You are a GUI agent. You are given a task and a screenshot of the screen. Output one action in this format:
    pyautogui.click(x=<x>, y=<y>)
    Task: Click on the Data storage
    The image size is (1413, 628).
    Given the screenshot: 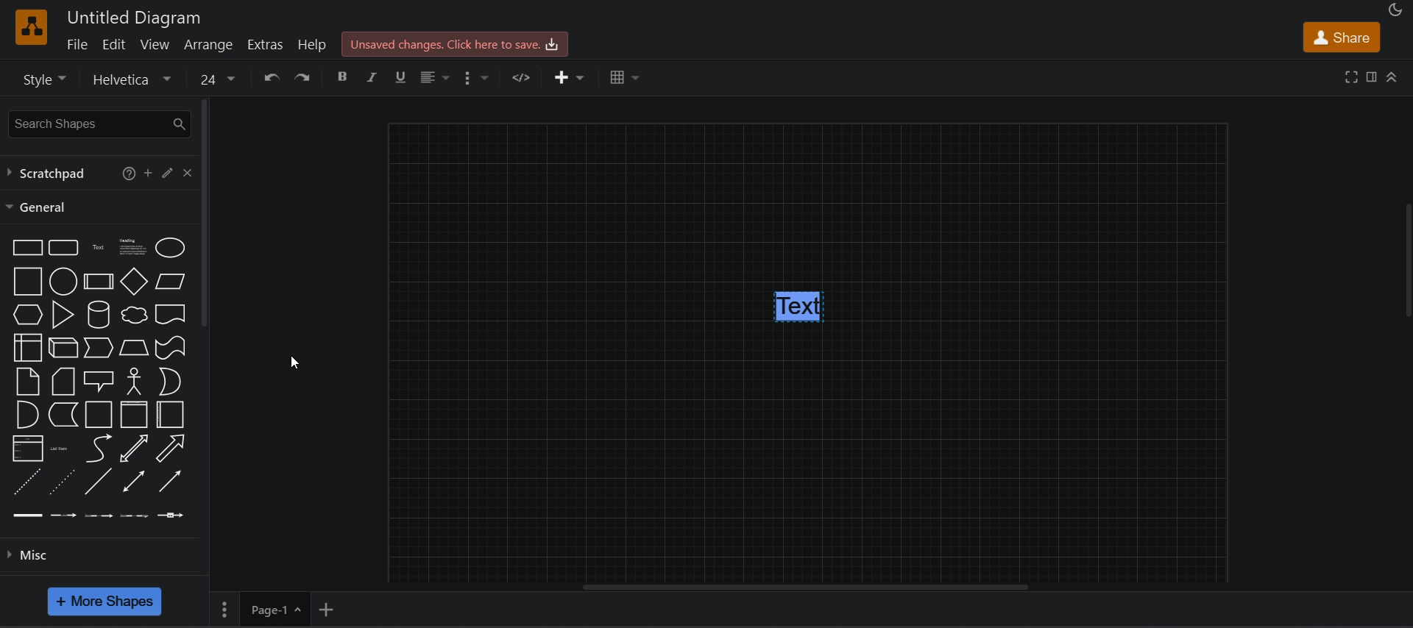 What is the action you would take?
    pyautogui.click(x=63, y=414)
    